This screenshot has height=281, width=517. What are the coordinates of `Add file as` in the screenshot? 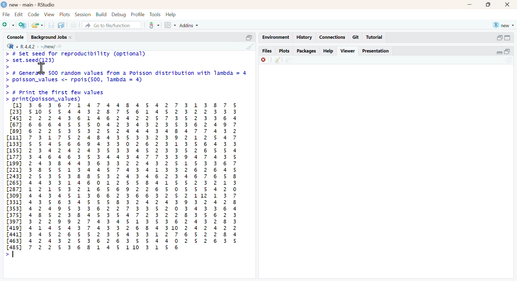 It's located at (9, 25).